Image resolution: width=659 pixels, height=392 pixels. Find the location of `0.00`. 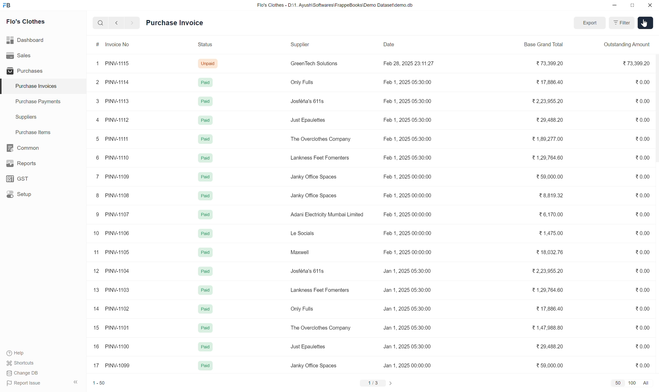

0.00 is located at coordinates (644, 81).